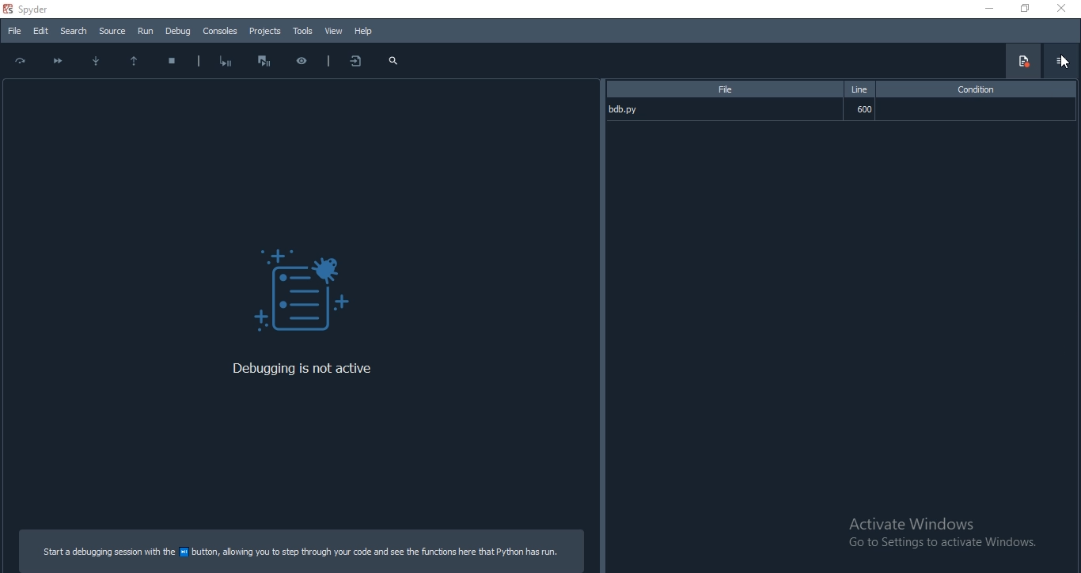  Describe the element at coordinates (73, 31) in the screenshot. I see `Search` at that location.